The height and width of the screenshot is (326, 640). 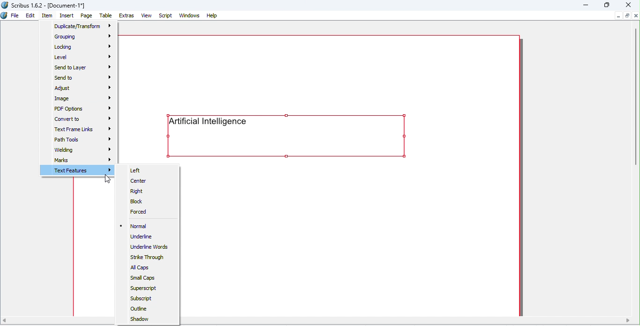 What do you see at coordinates (628, 320) in the screenshot?
I see `move right` at bounding box center [628, 320].